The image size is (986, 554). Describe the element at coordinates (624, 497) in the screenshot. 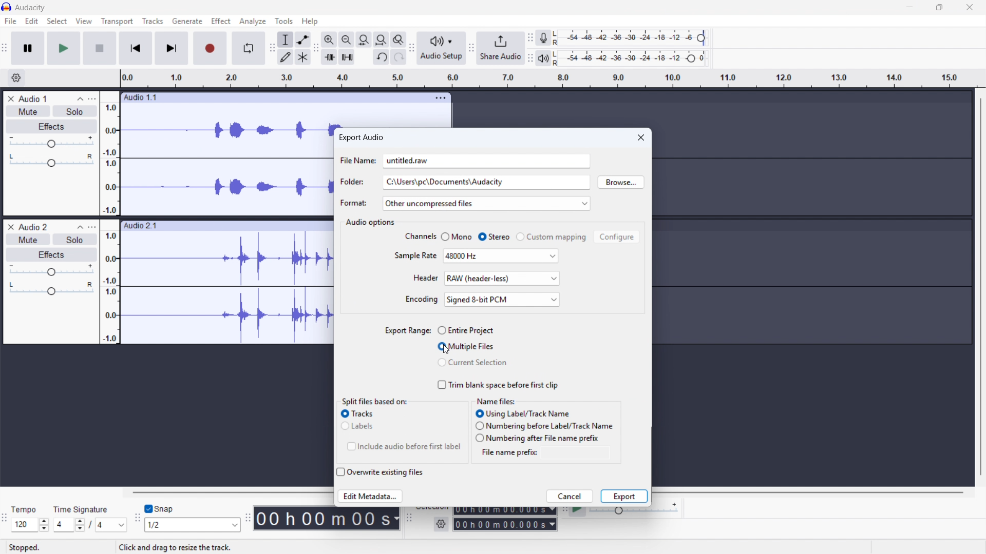

I see `Export ` at that location.